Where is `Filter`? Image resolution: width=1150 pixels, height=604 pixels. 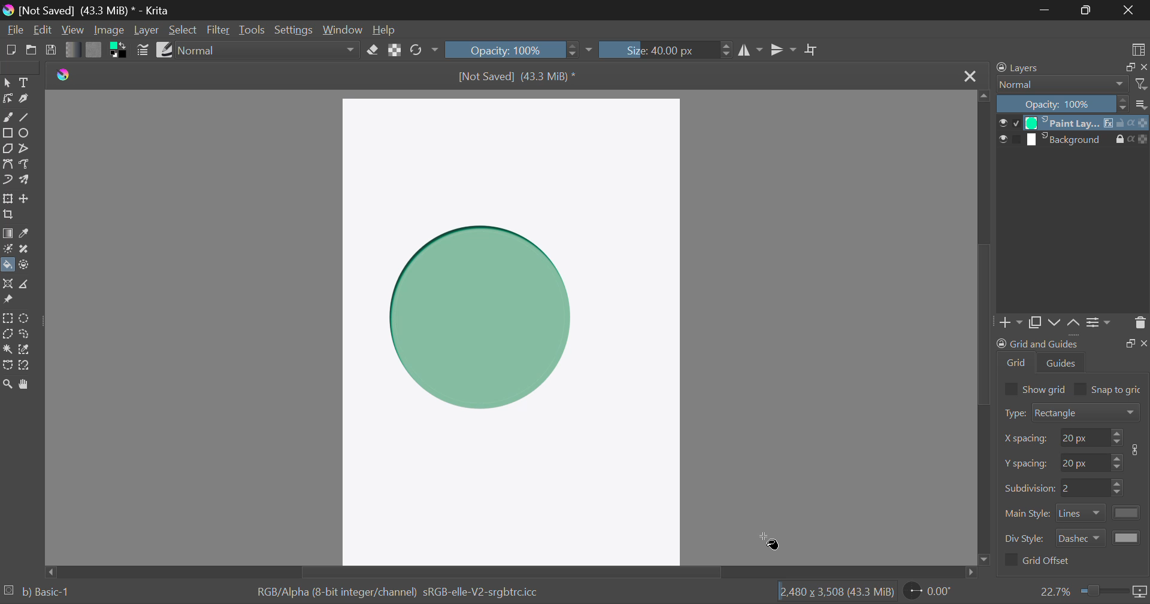
Filter is located at coordinates (219, 30).